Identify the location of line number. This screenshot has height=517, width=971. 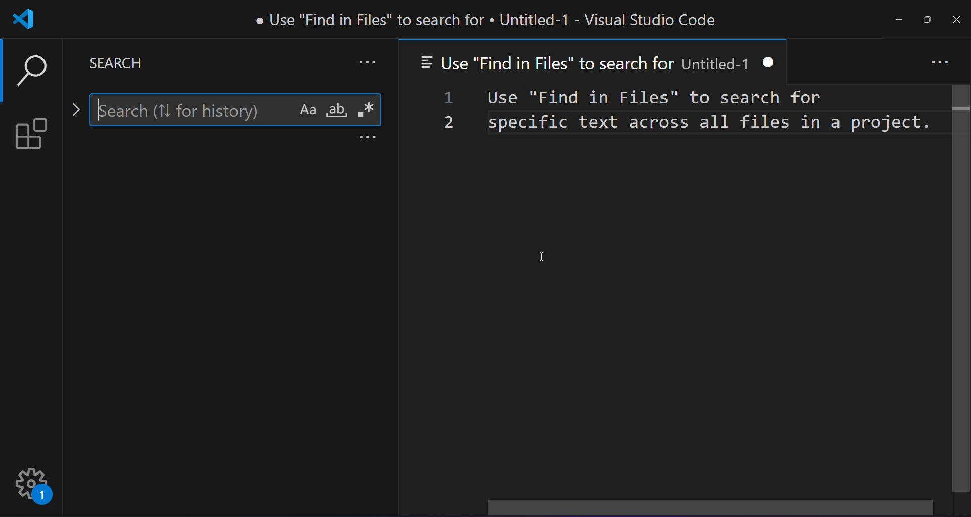
(448, 110).